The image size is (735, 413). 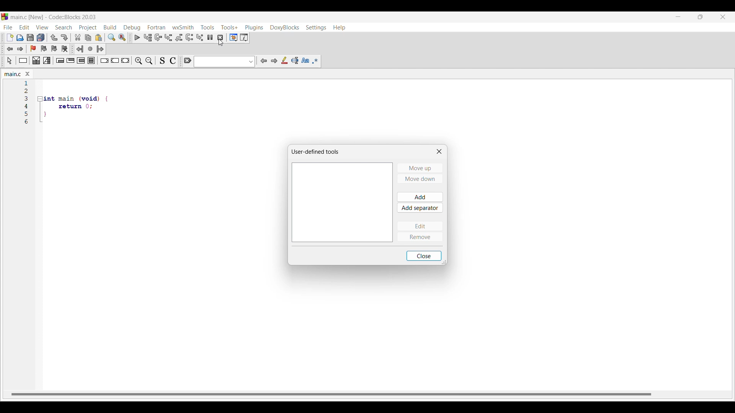 I want to click on Stop debugger, so click(x=220, y=37).